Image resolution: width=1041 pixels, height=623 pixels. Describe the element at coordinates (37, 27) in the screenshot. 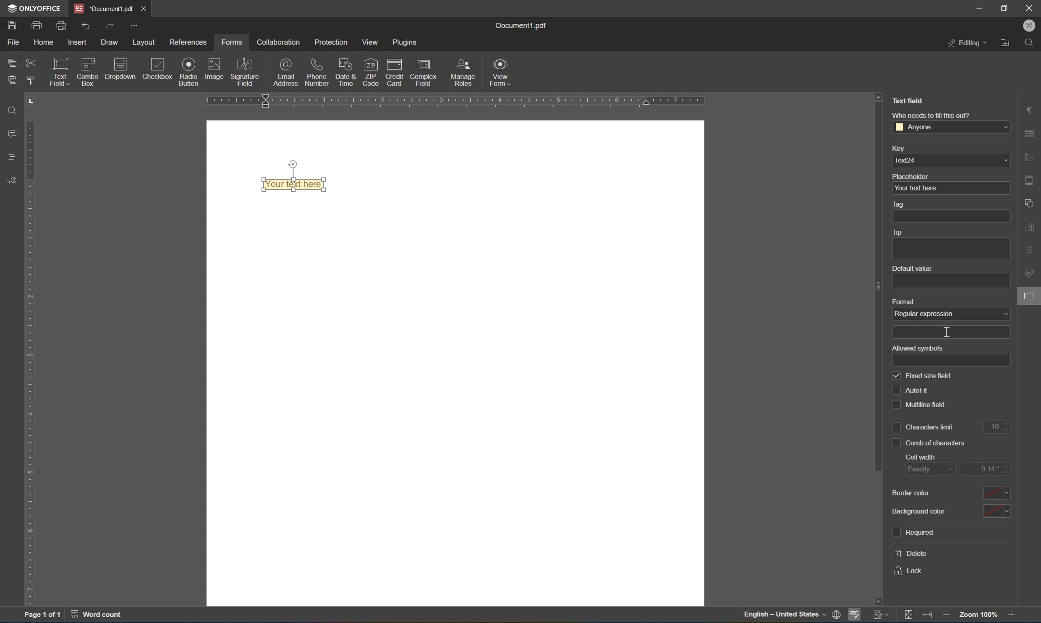

I see `print` at that location.